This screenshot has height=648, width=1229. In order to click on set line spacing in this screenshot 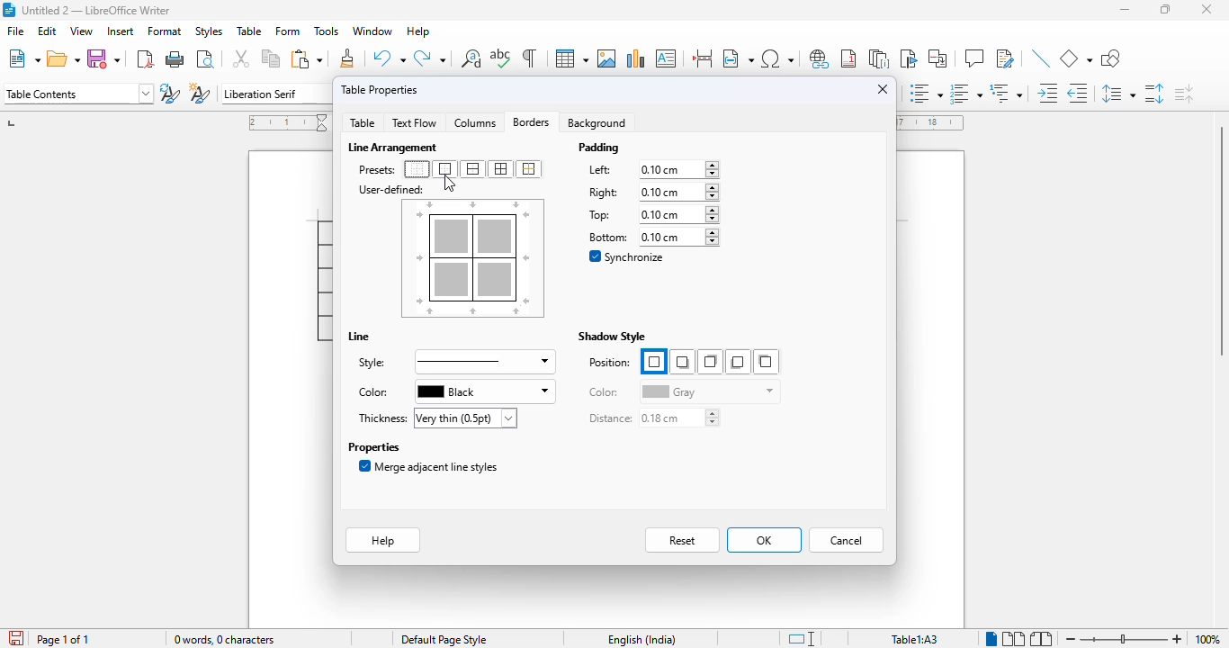, I will do `click(1118, 94)`.